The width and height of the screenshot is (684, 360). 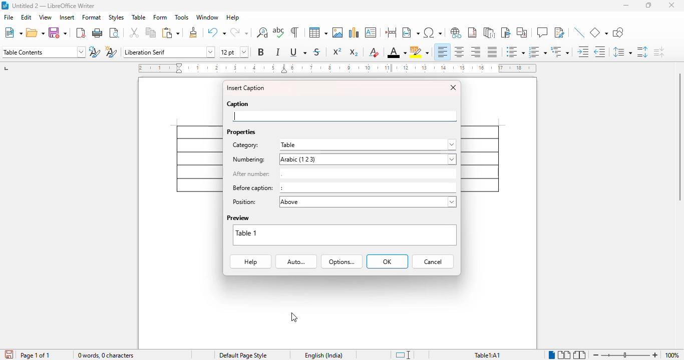 I want to click on before caption:  :, so click(x=343, y=187).